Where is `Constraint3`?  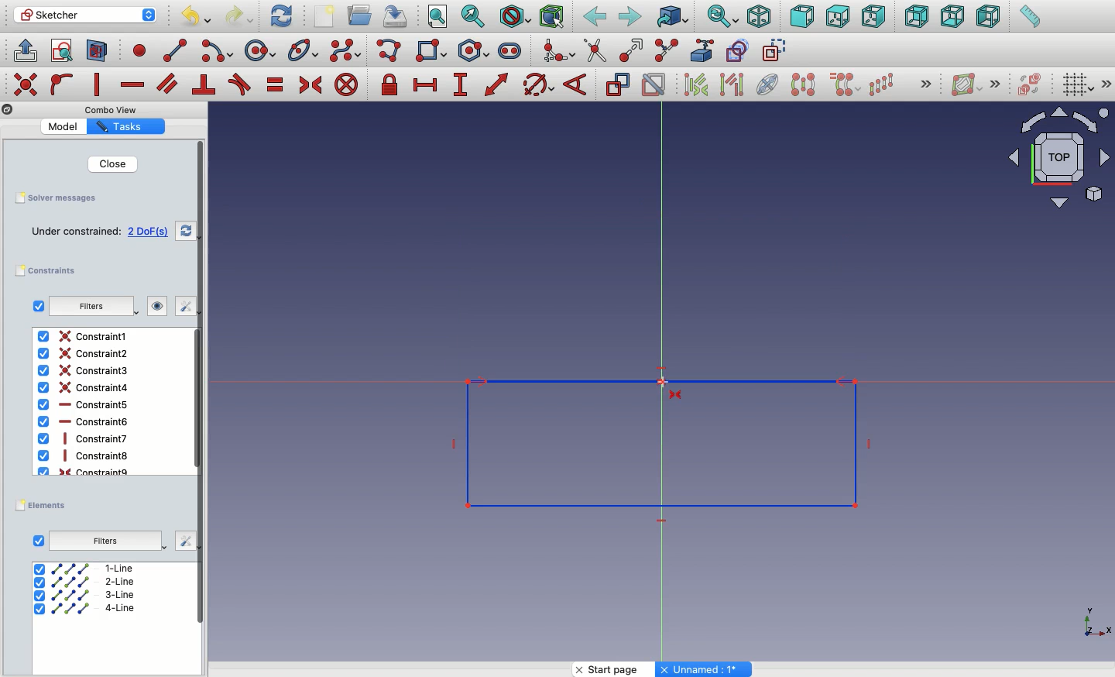 Constraint3 is located at coordinates (85, 371).